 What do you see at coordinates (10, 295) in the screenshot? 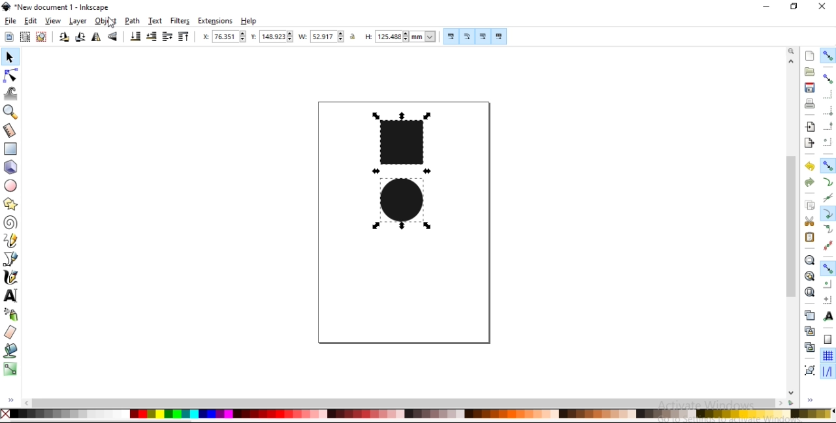
I see `create and edit text objects` at bounding box center [10, 295].